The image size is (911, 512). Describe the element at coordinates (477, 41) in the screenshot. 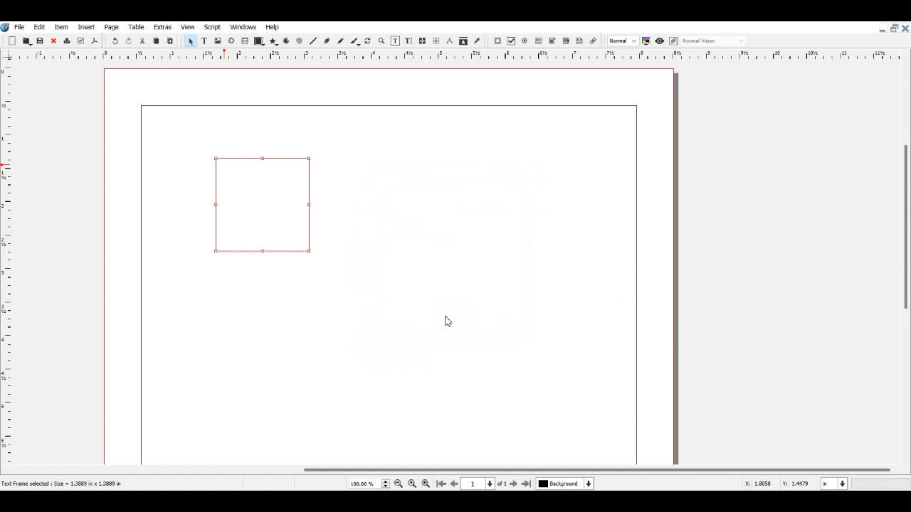

I see `Eye dropper` at that location.